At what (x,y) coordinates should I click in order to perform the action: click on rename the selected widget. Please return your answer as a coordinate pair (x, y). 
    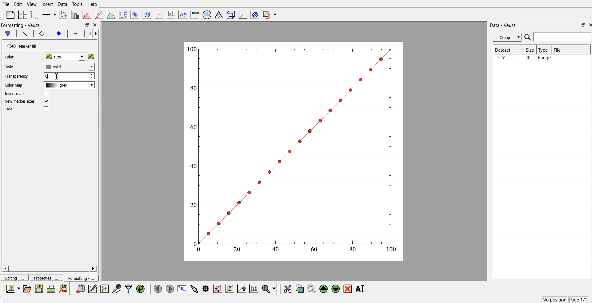
    Looking at the image, I should click on (360, 289).